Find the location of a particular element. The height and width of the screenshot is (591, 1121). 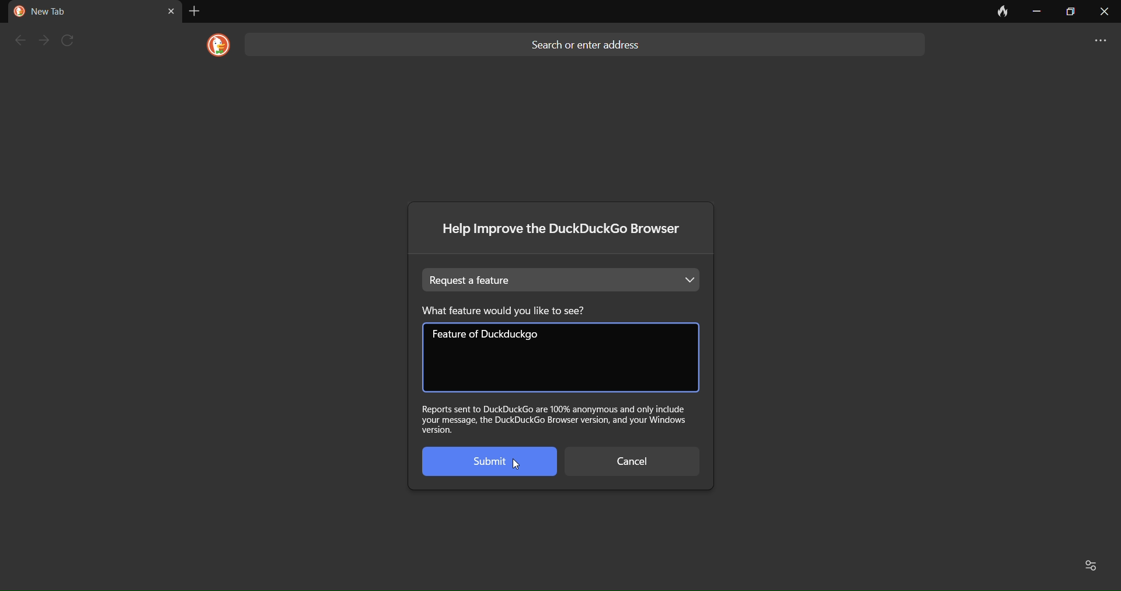

back is located at coordinates (19, 40).